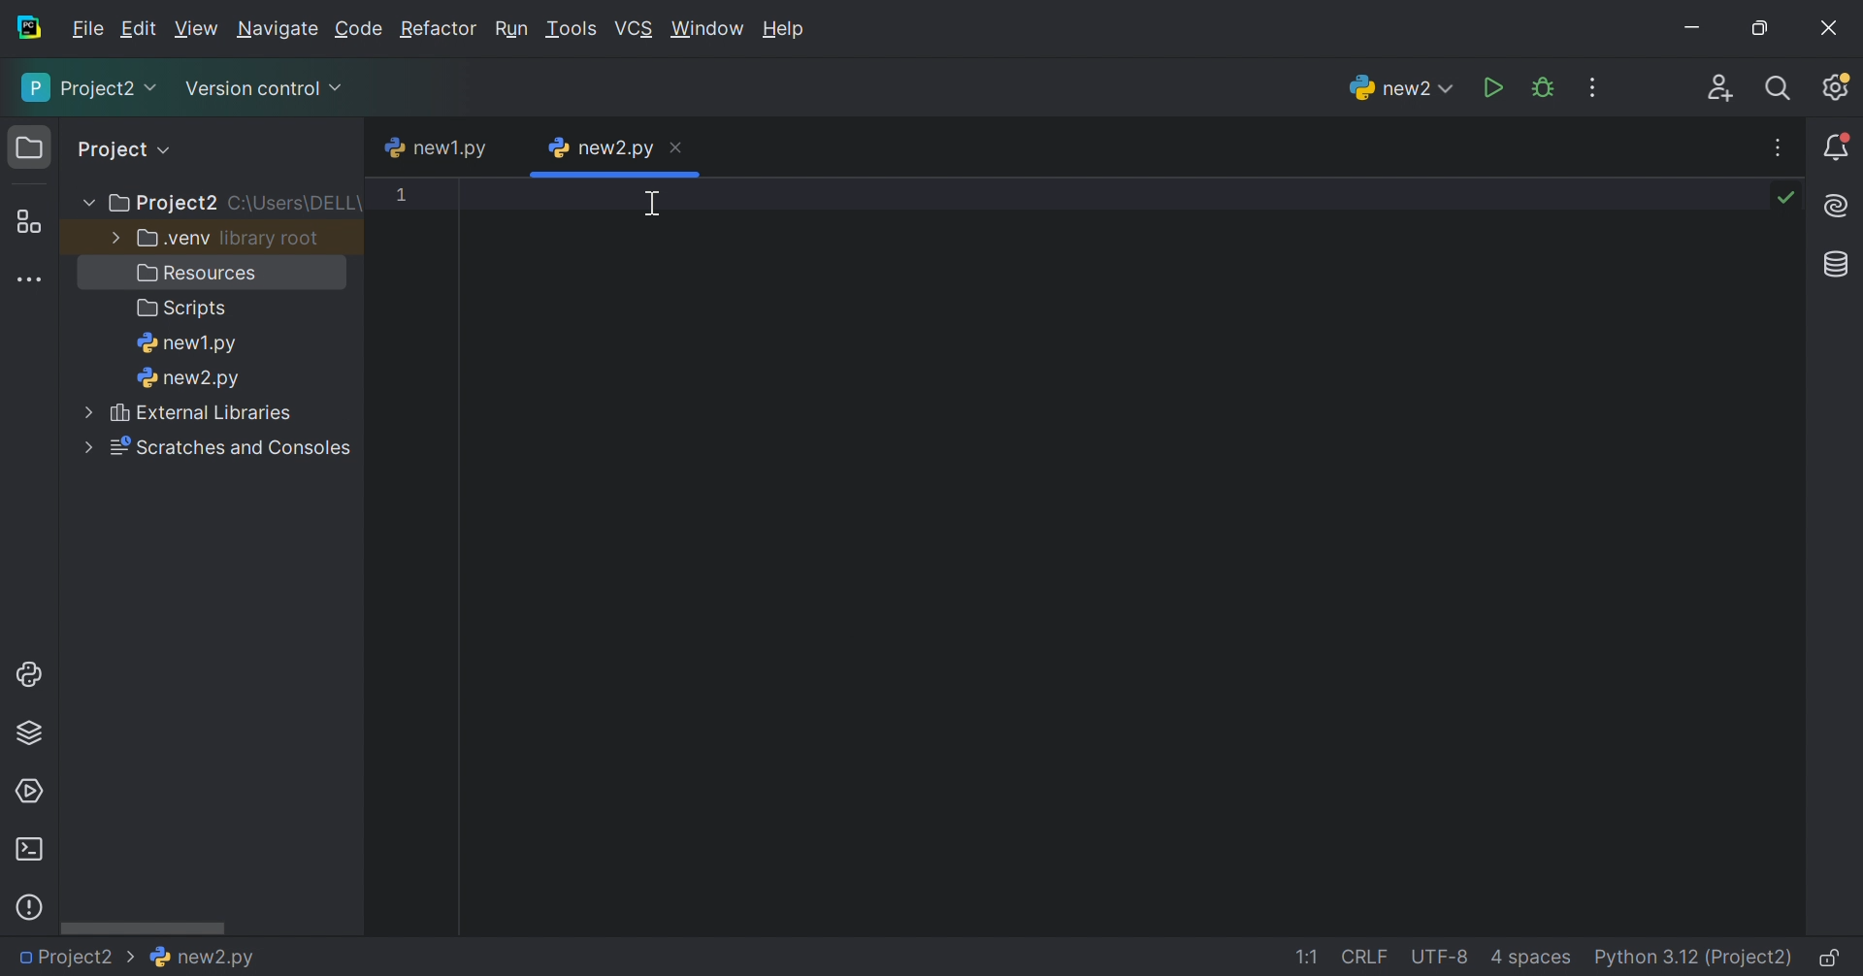  What do you see at coordinates (634, 28) in the screenshot?
I see `VCS` at bounding box center [634, 28].